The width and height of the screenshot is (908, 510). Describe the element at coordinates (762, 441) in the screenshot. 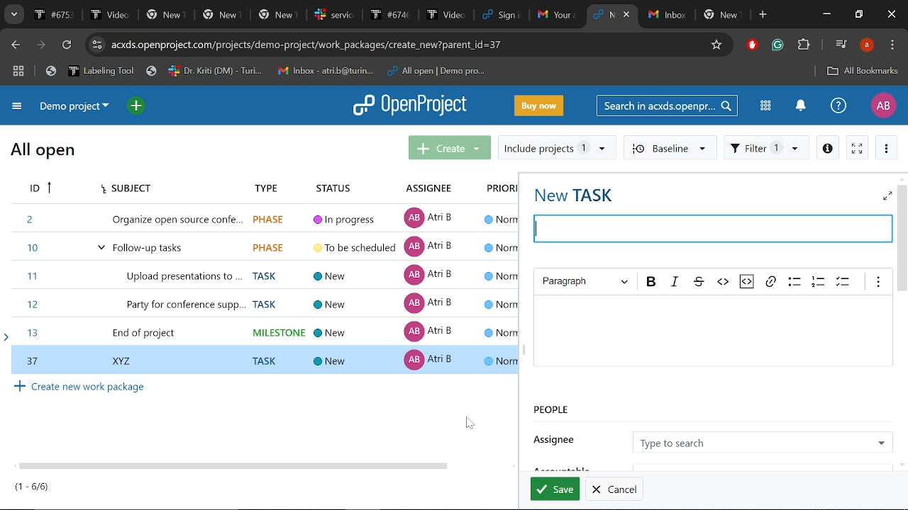

I see `Assignee` at that location.